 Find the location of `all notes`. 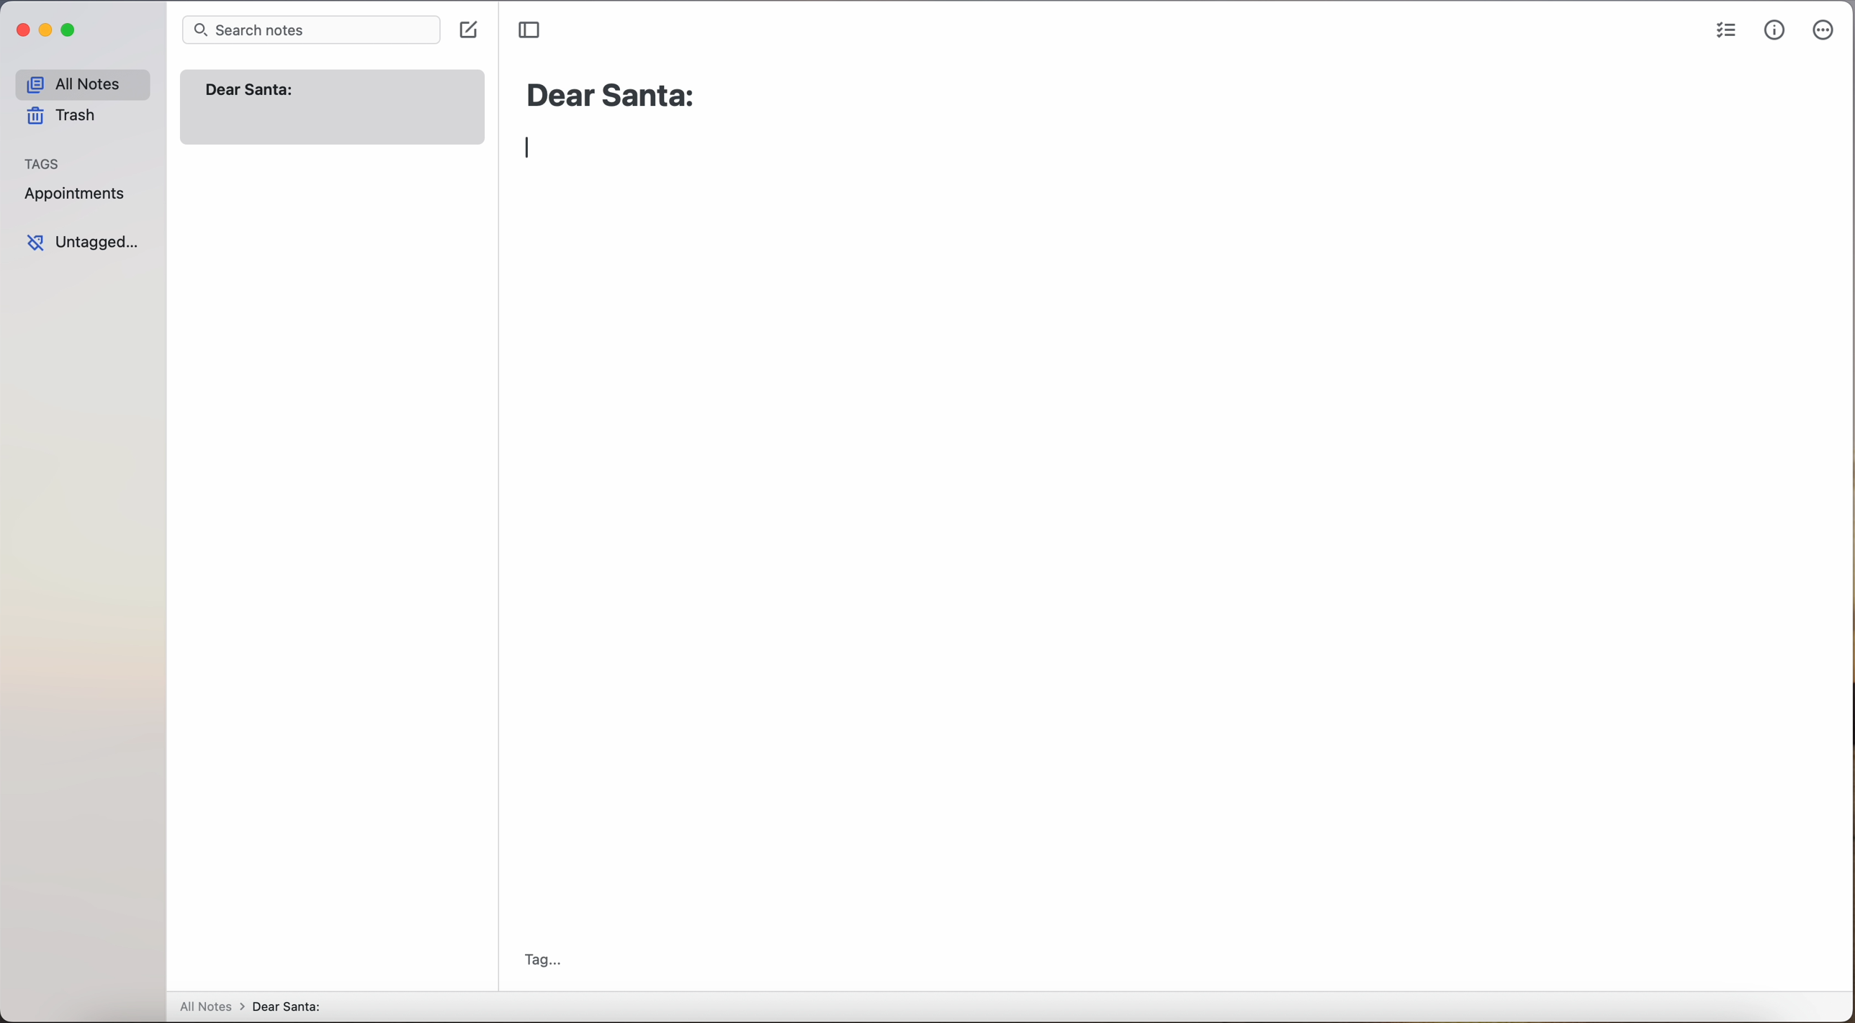

all notes is located at coordinates (209, 1006).